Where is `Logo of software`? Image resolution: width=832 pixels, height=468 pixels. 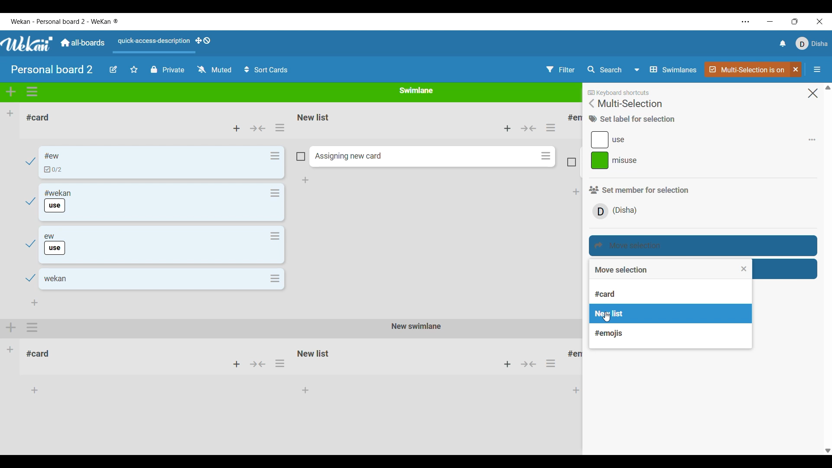 Logo of software is located at coordinates (27, 44).